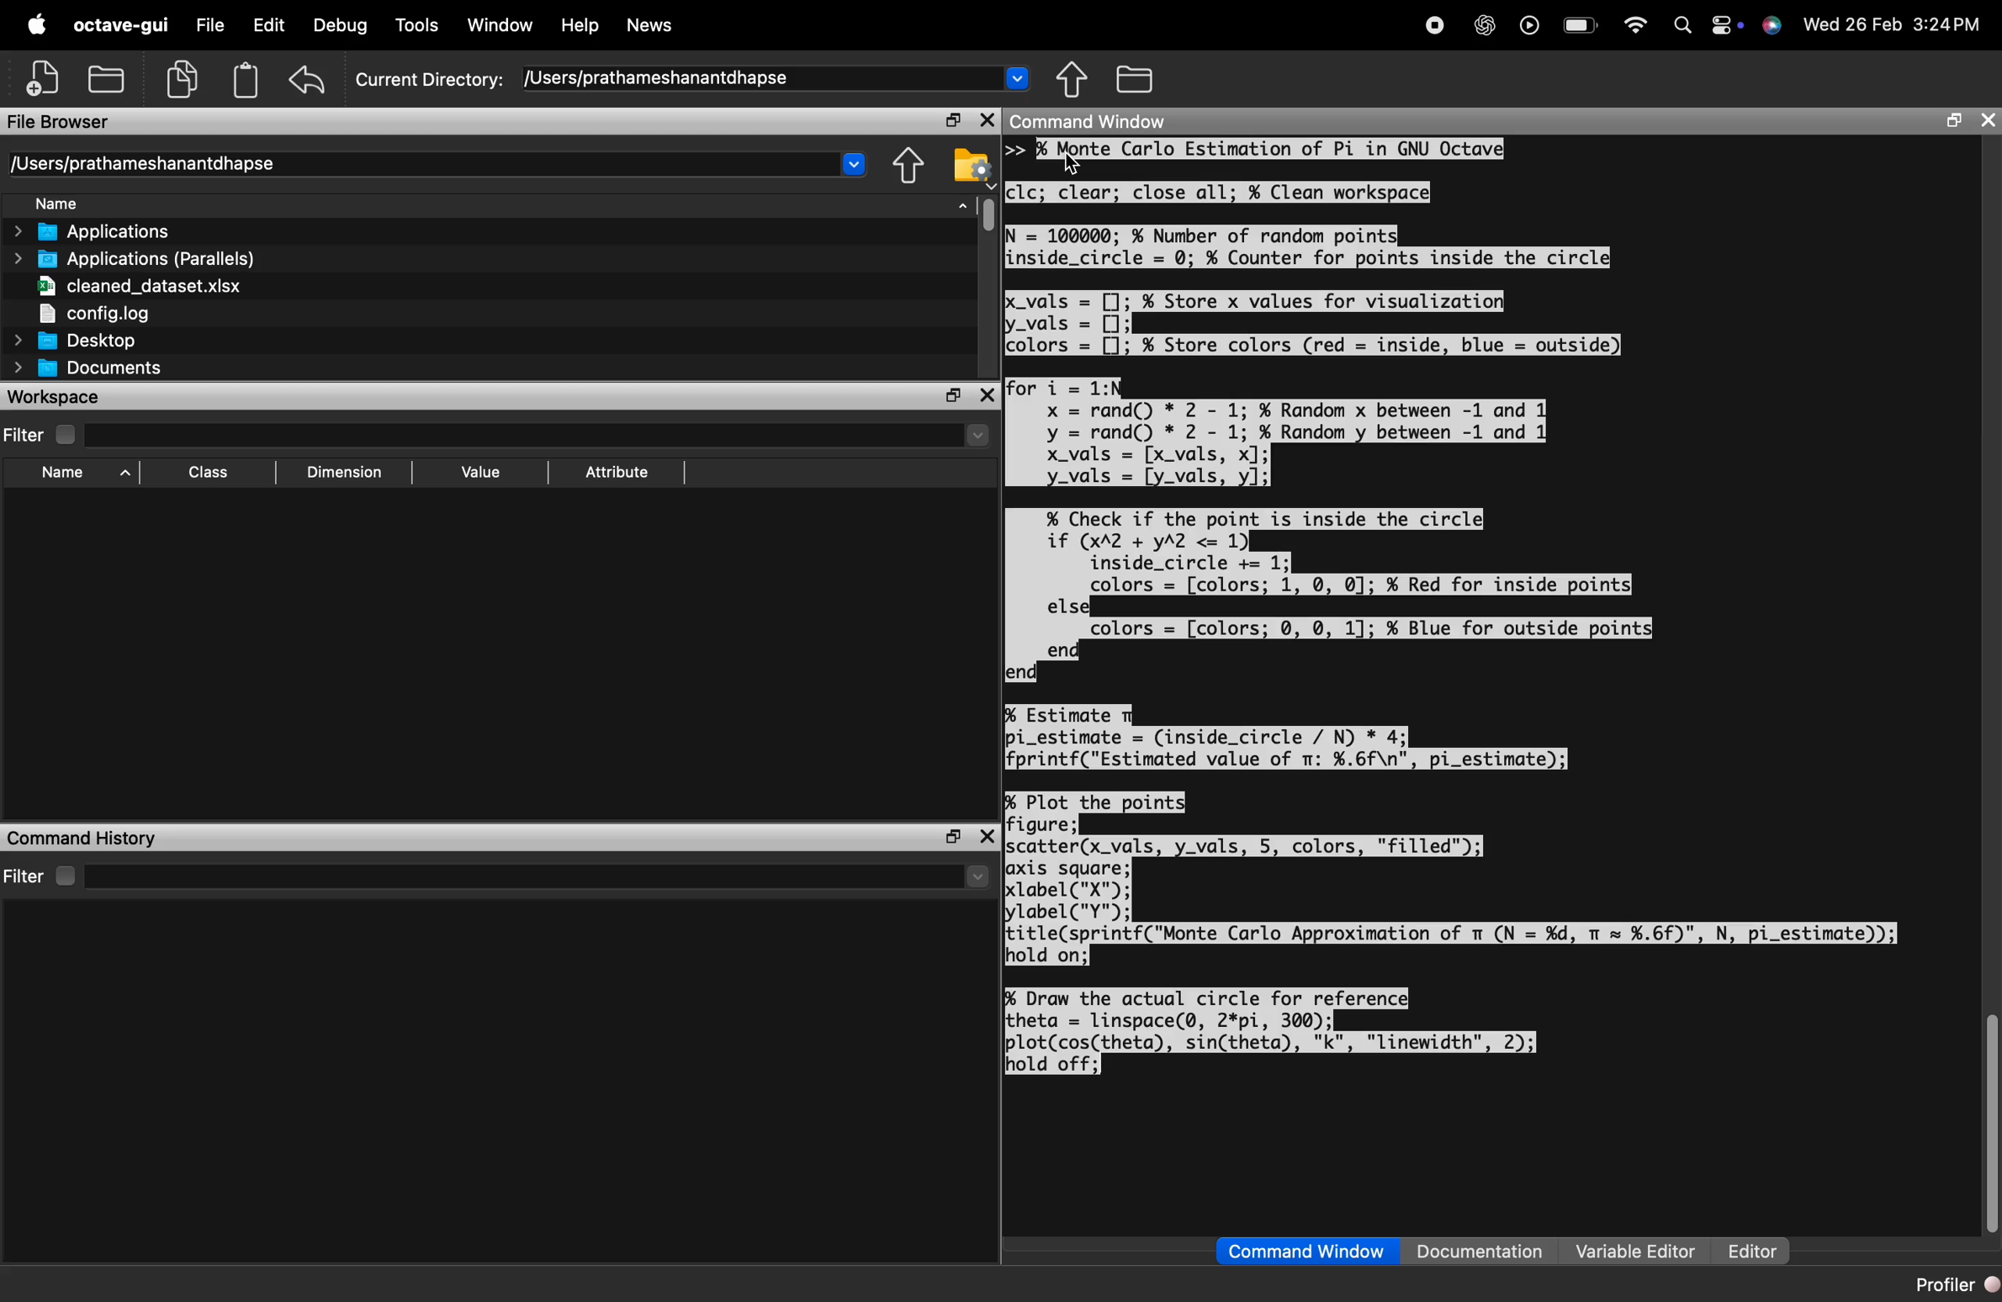 Image resolution: width=2002 pixels, height=1302 pixels. Describe the element at coordinates (1526, 26) in the screenshot. I see `play` at that location.